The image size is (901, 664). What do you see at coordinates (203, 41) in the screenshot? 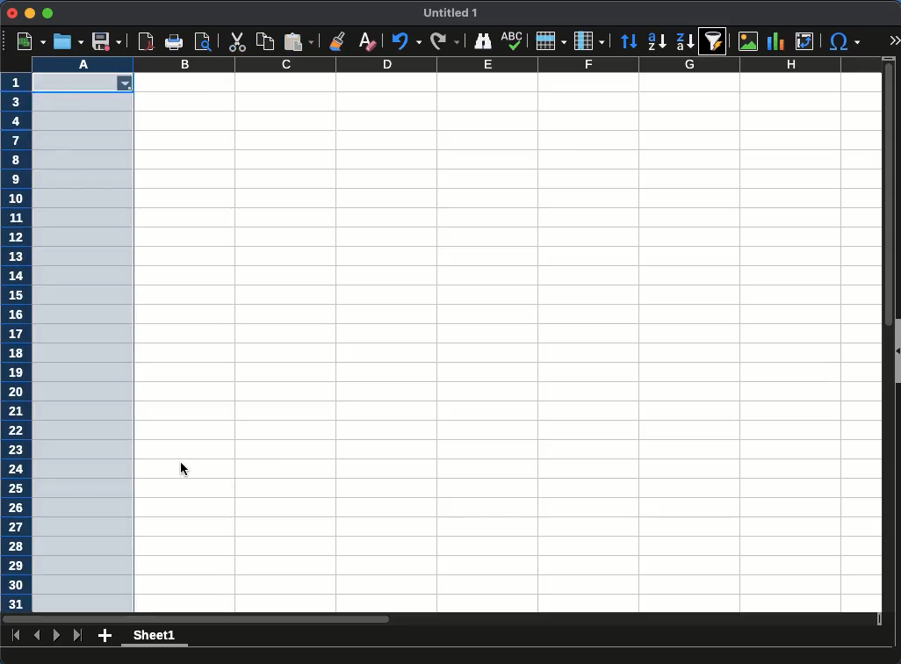
I see `print preview` at bounding box center [203, 41].